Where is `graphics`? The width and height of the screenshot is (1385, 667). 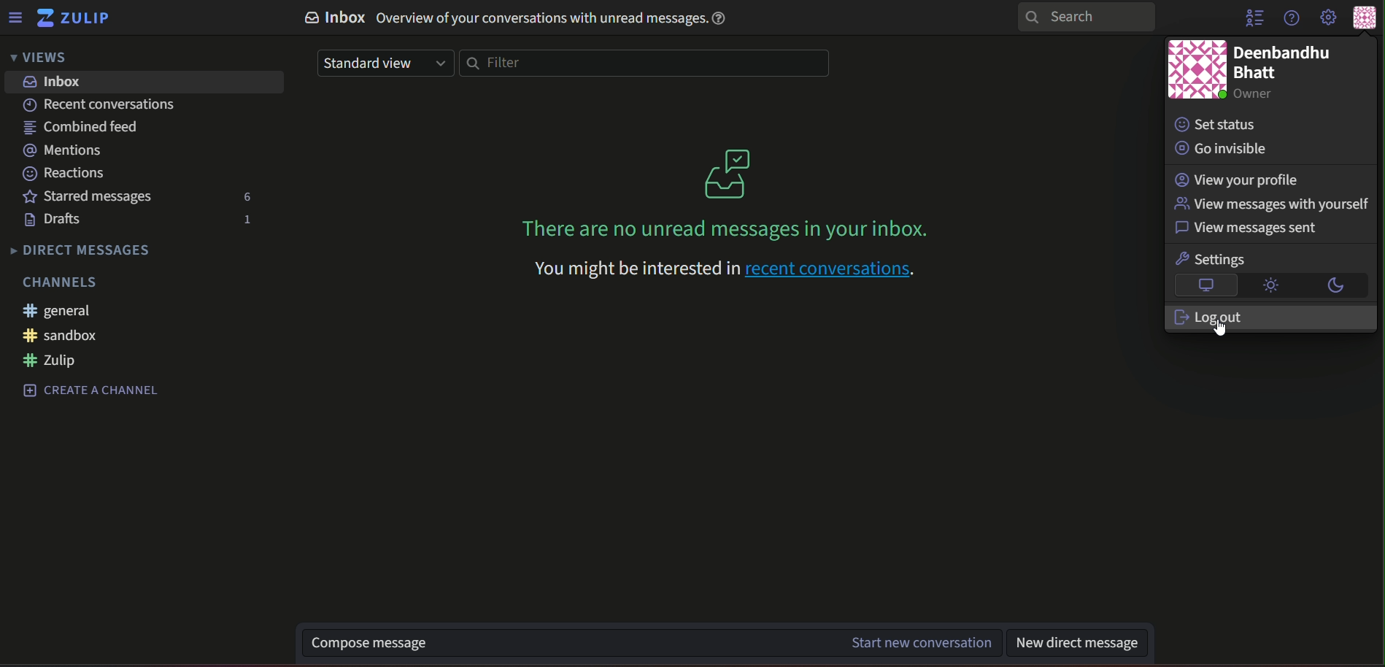 graphics is located at coordinates (722, 170).